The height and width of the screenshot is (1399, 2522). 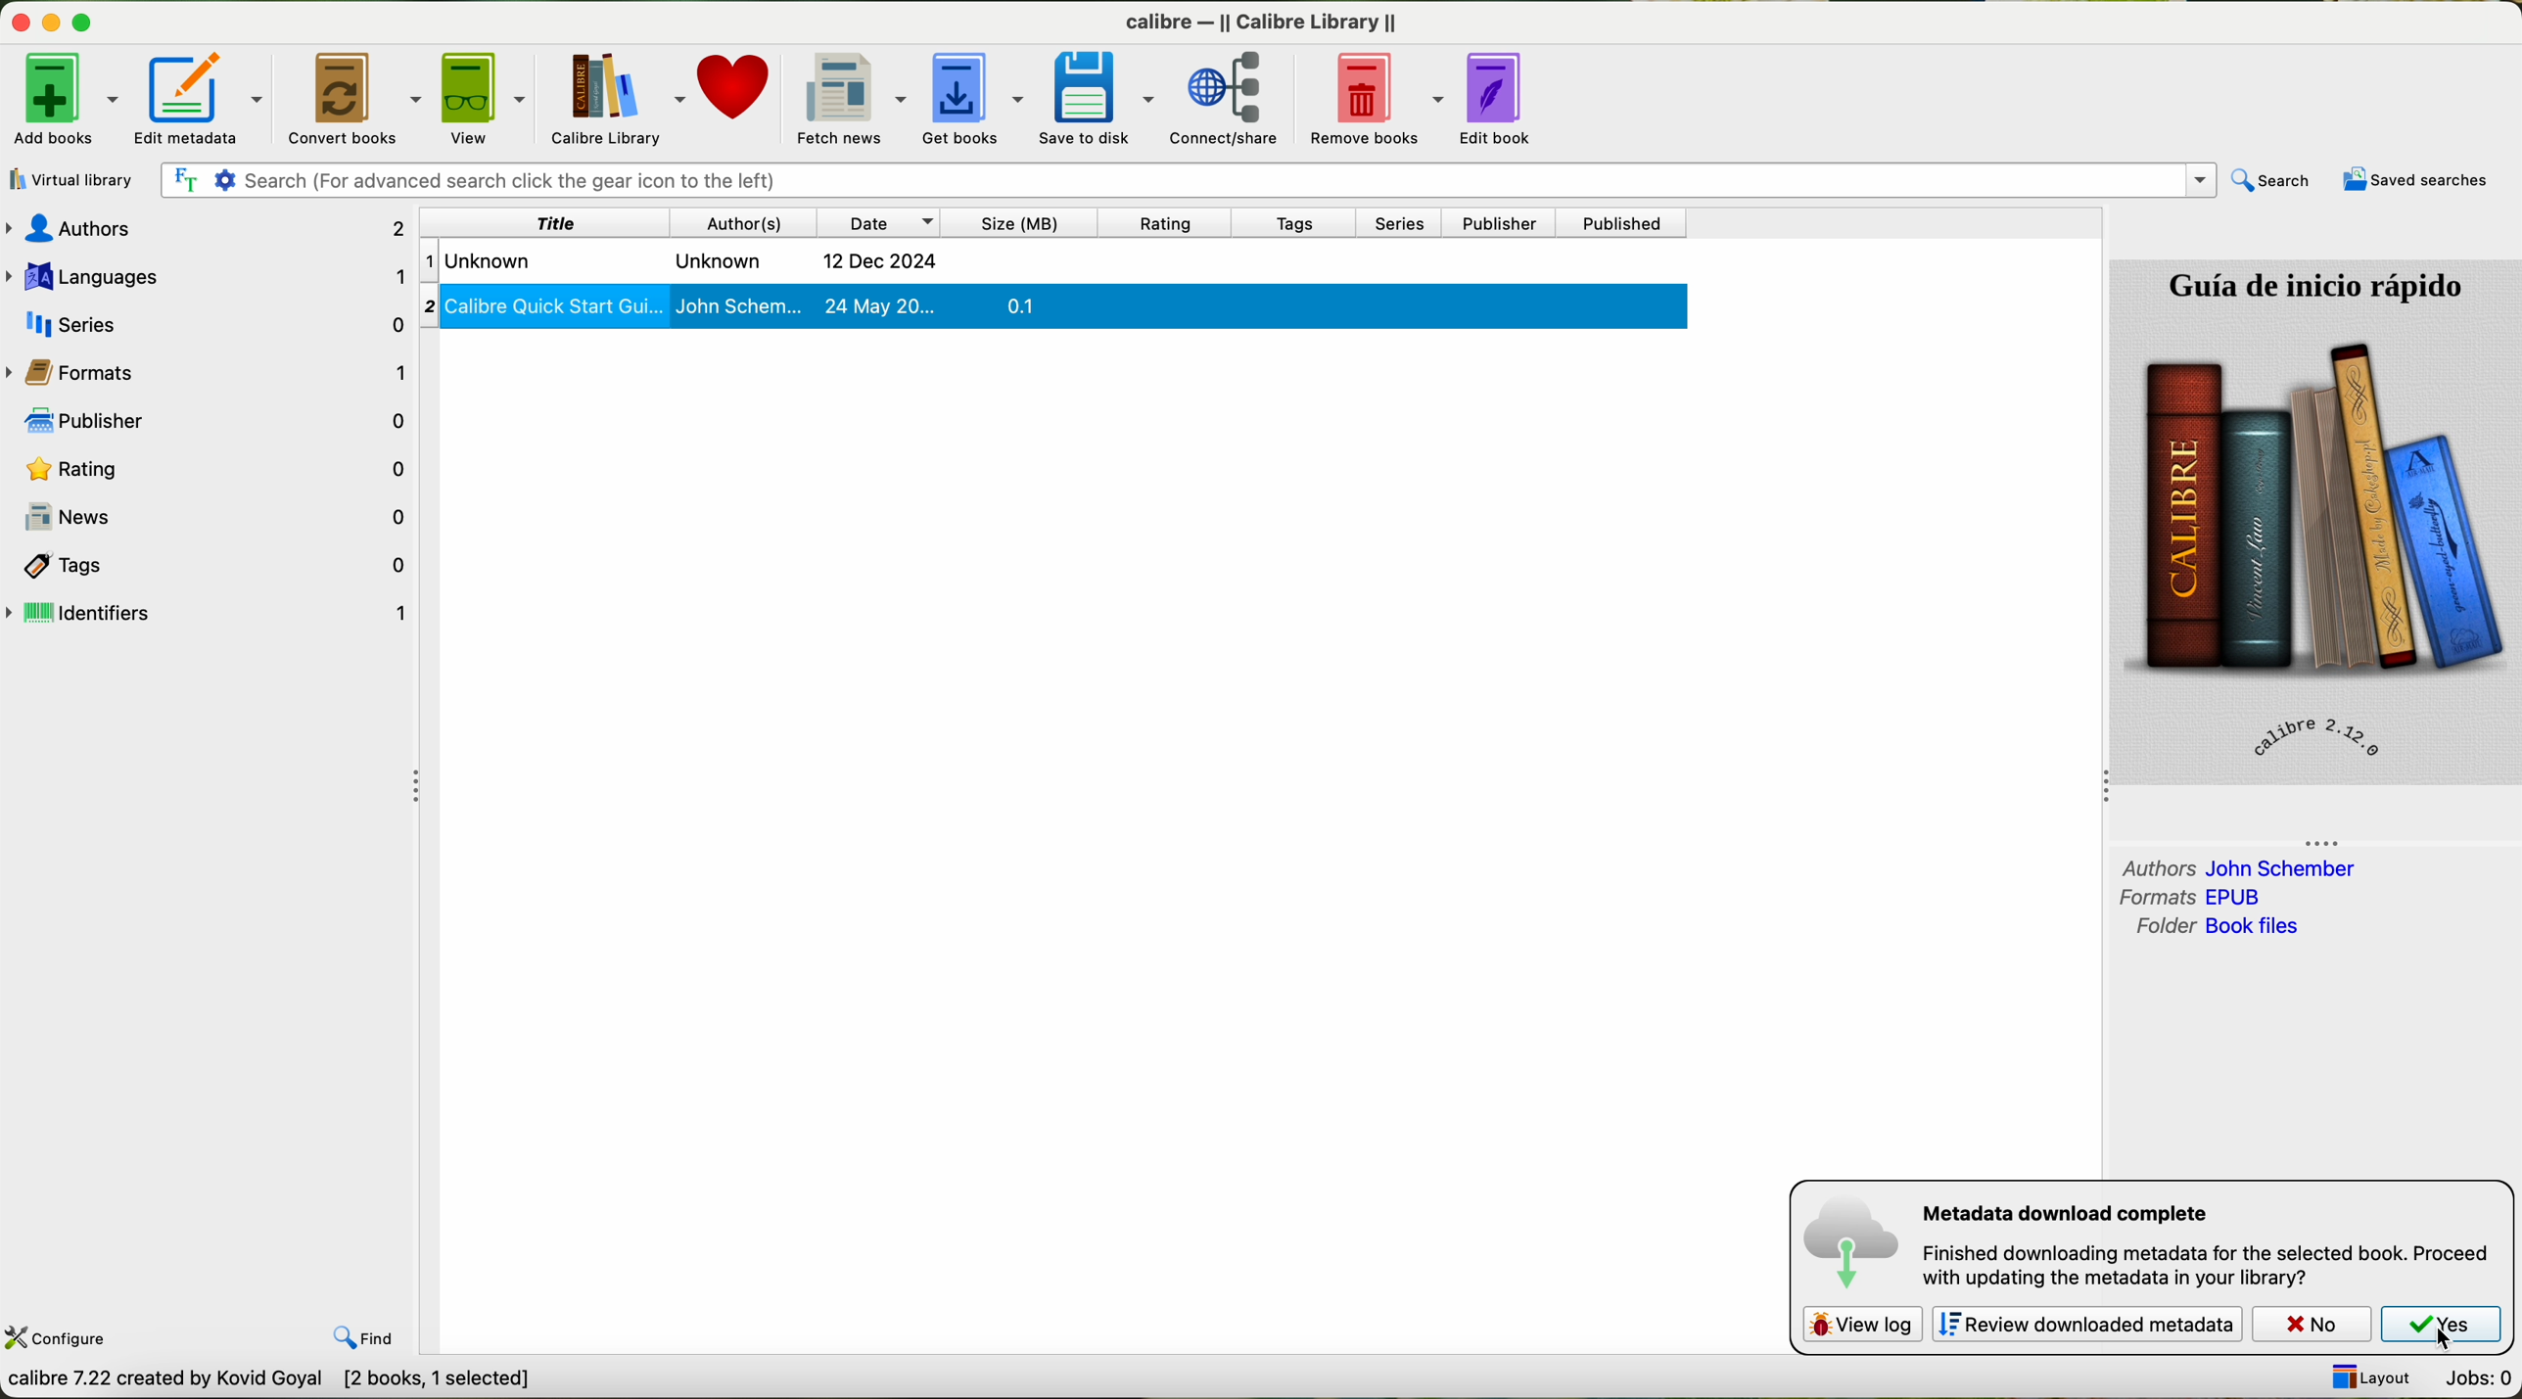 I want to click on click on add books, so click(x=65, y=97).